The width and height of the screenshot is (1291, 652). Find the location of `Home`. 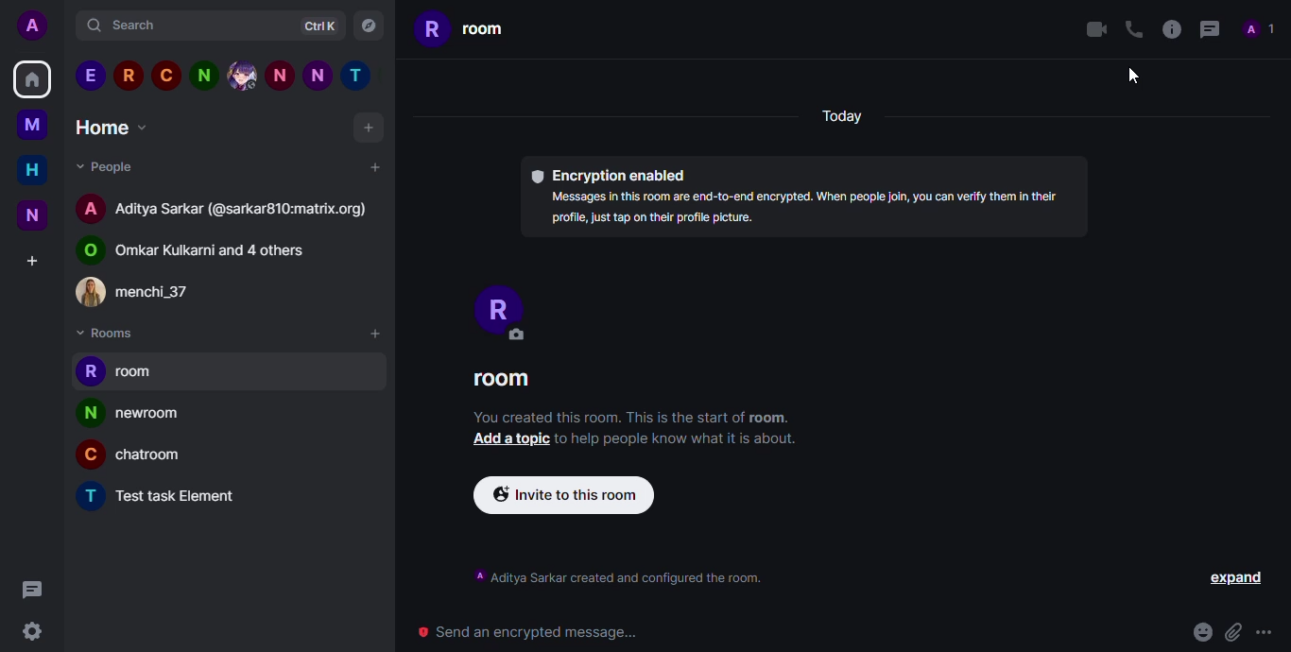

Home is located at coordinates (30, 169).